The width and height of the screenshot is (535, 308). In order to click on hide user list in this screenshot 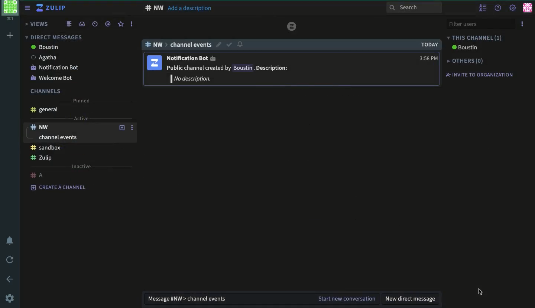, I will do `click(482, 7)`.